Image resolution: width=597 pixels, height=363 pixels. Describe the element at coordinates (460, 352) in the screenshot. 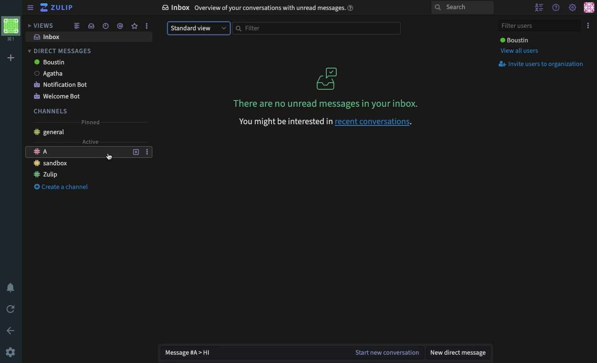

I see `New DM` at that location.